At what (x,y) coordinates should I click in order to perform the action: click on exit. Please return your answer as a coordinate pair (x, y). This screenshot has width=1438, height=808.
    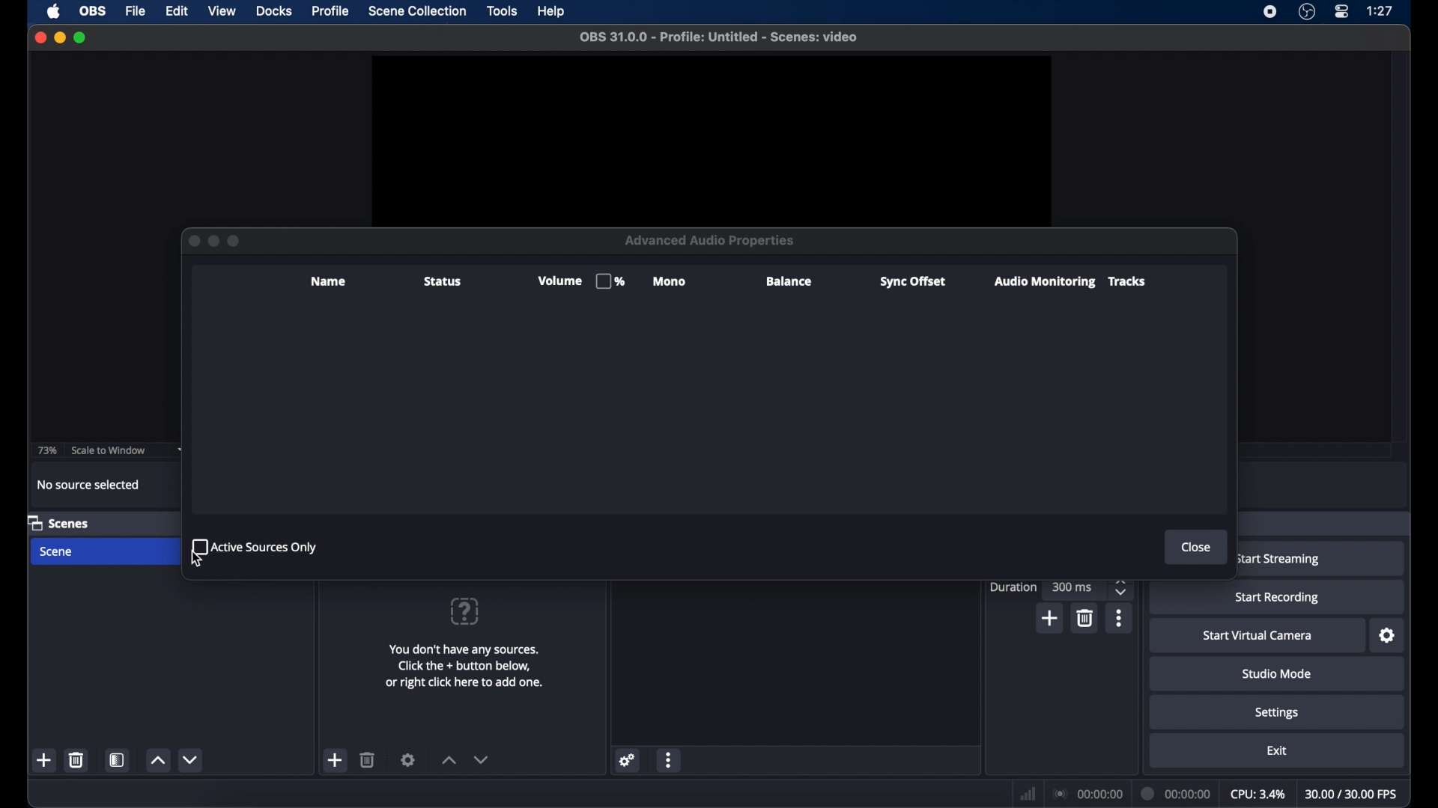
    Looking at the image, I should click on (1276, 750).